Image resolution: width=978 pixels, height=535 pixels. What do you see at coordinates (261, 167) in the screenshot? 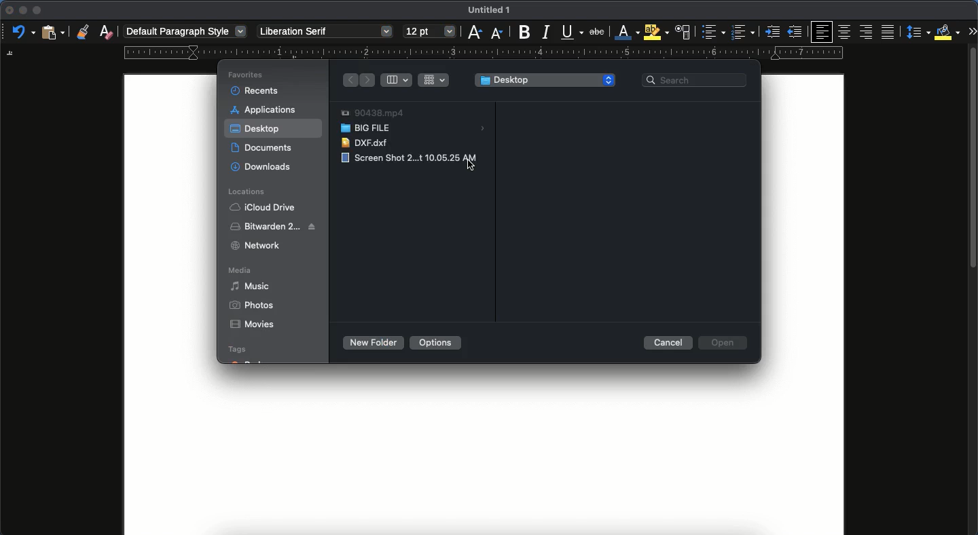
I see `downloads ` at bounding box center [261, 167].